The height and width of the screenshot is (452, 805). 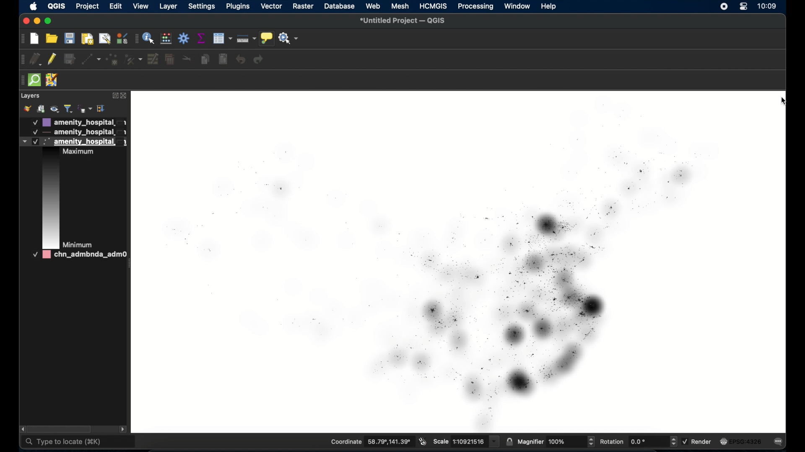 What do you see at coordinates (88, 40) in the screenshot?
I see `print layout` at bounding box center [88, 40].